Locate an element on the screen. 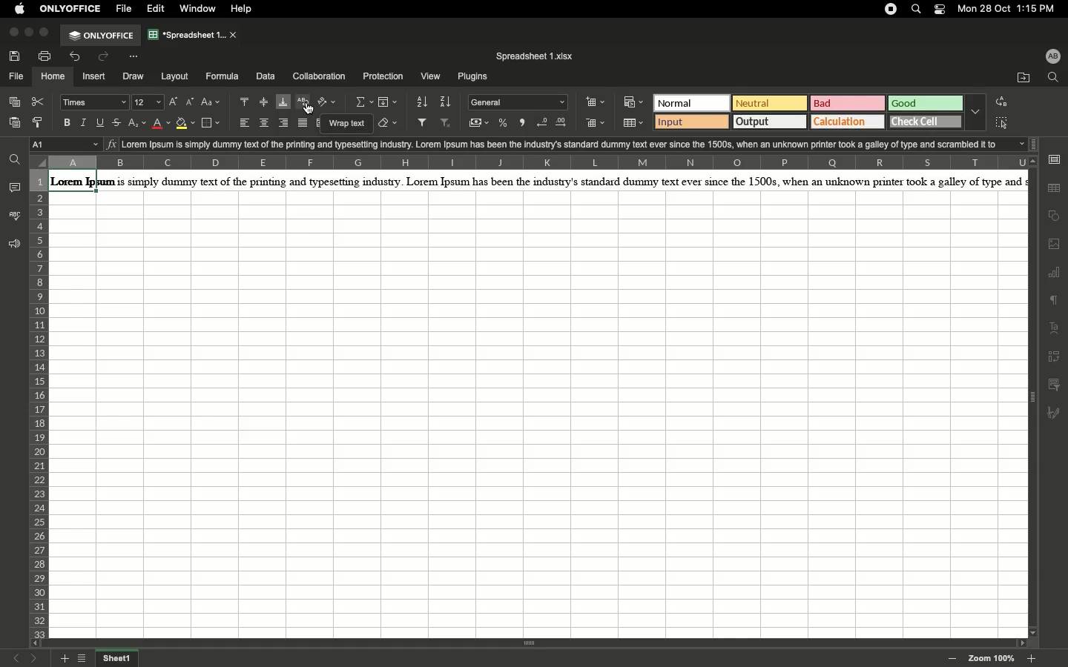 The height and width of the screenshot is (667, 1068). Output is located at coordinates (770, 121).